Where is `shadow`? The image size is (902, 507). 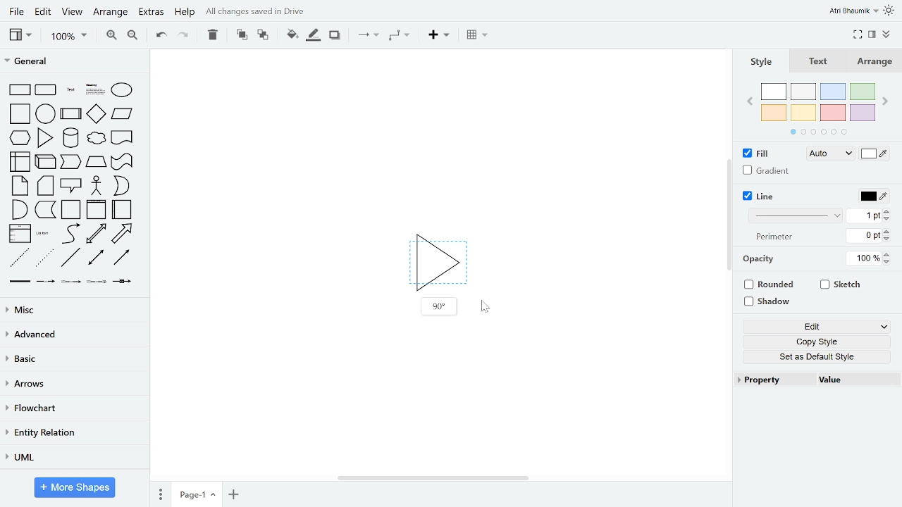 shadow is located at coordinates (769, 301).